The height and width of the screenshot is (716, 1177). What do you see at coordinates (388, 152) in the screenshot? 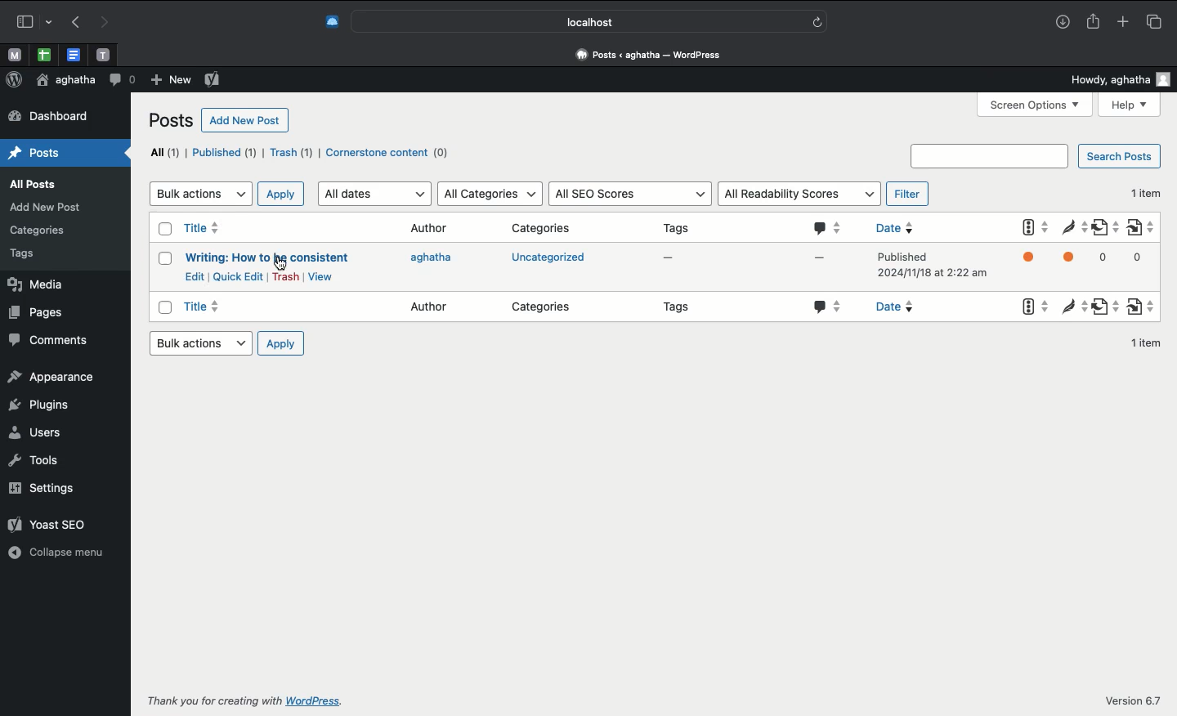
I see `Cornerstone content (0)` at bounding box center [388, 152].